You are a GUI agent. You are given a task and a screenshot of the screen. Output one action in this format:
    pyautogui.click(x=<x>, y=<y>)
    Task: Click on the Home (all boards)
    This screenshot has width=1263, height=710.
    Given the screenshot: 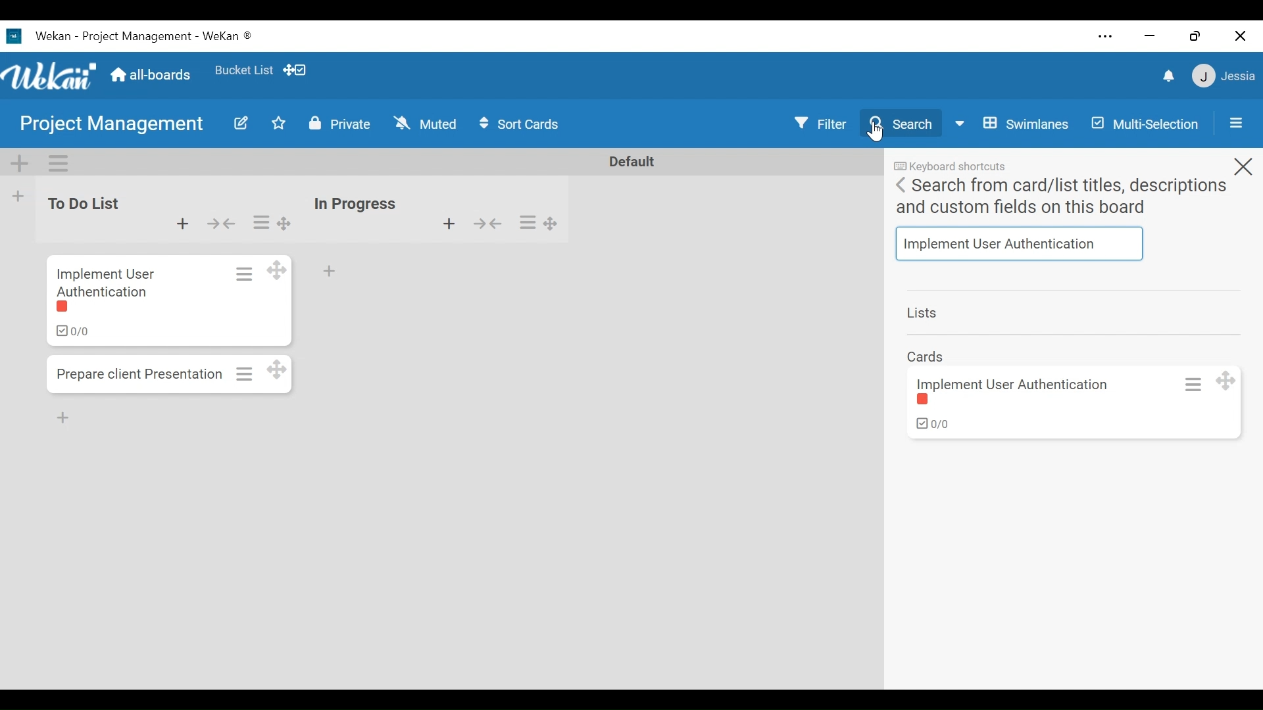 What is the action you would take?
    pyautogui.click(x=155, y=74)
    